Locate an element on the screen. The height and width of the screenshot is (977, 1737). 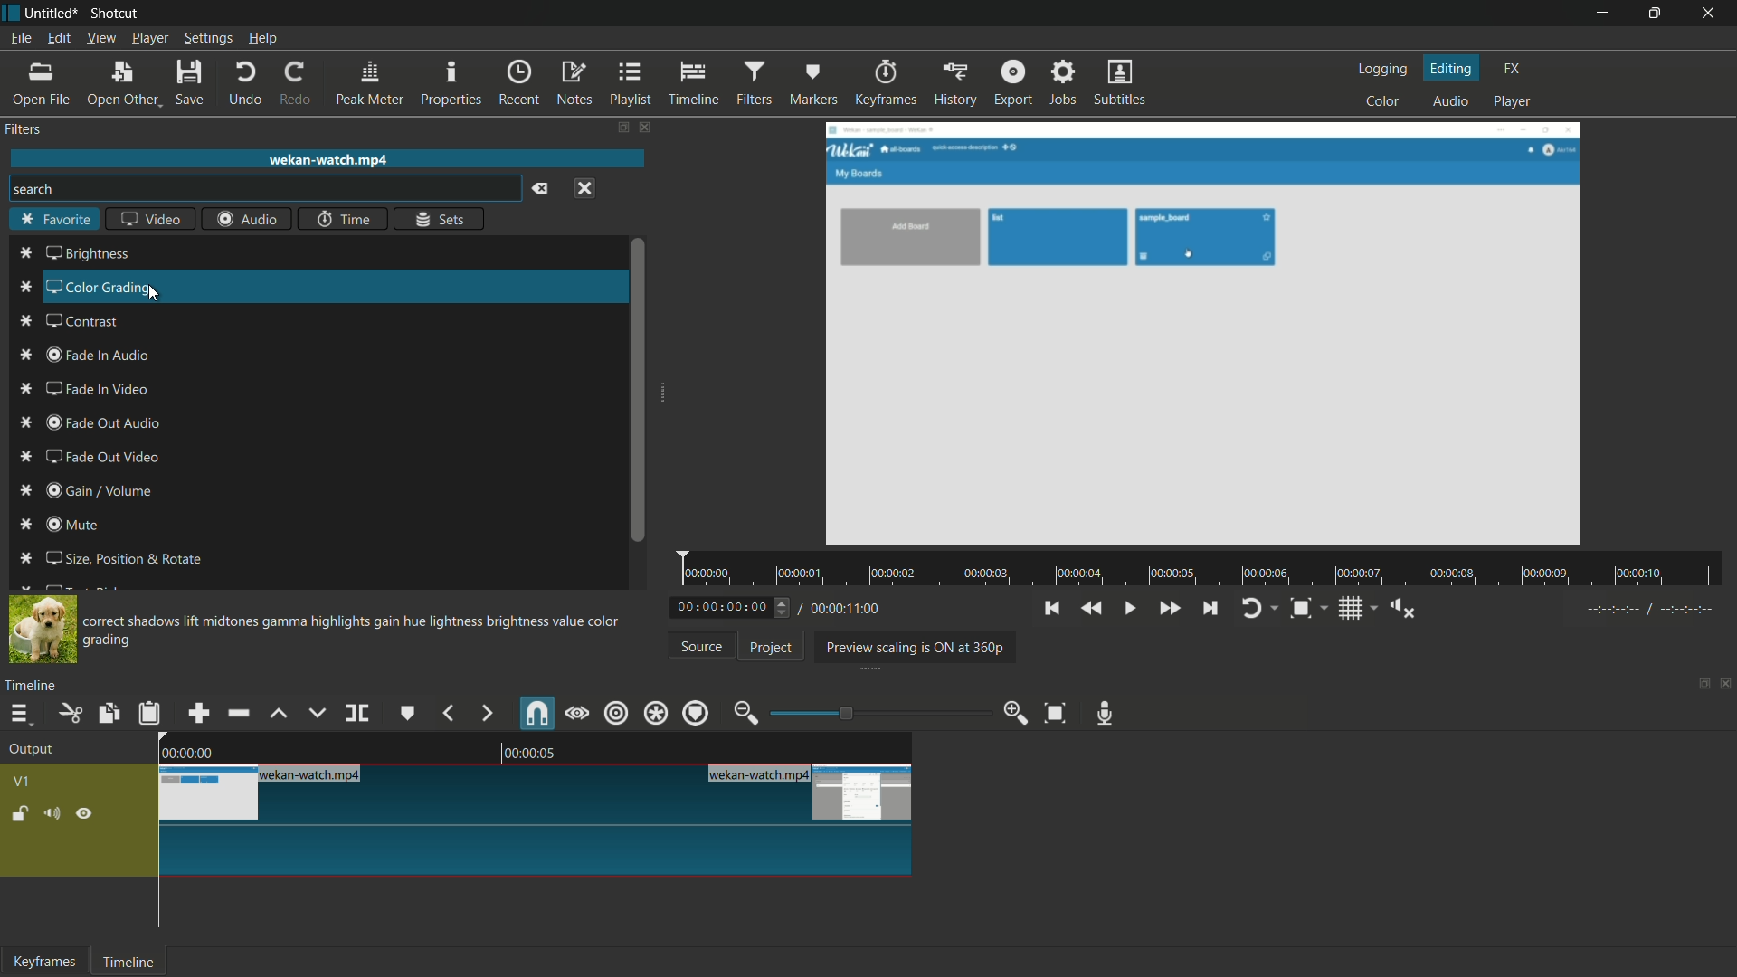
record audio is located at coordinates (1106, 714).